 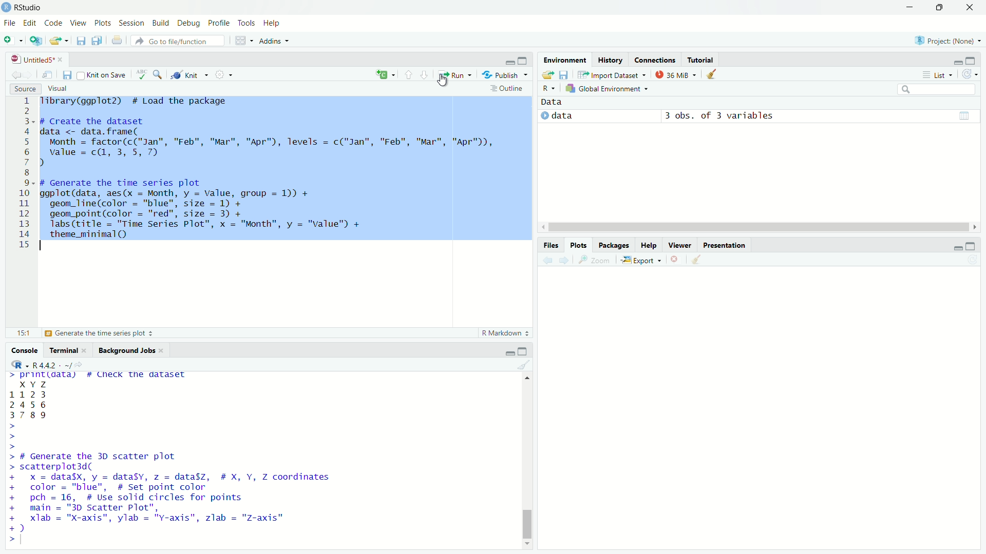 What do you see at coordinates (456, 74) in the screenshot?
I see `run the current line or selection` at bounding box center [456, 74].